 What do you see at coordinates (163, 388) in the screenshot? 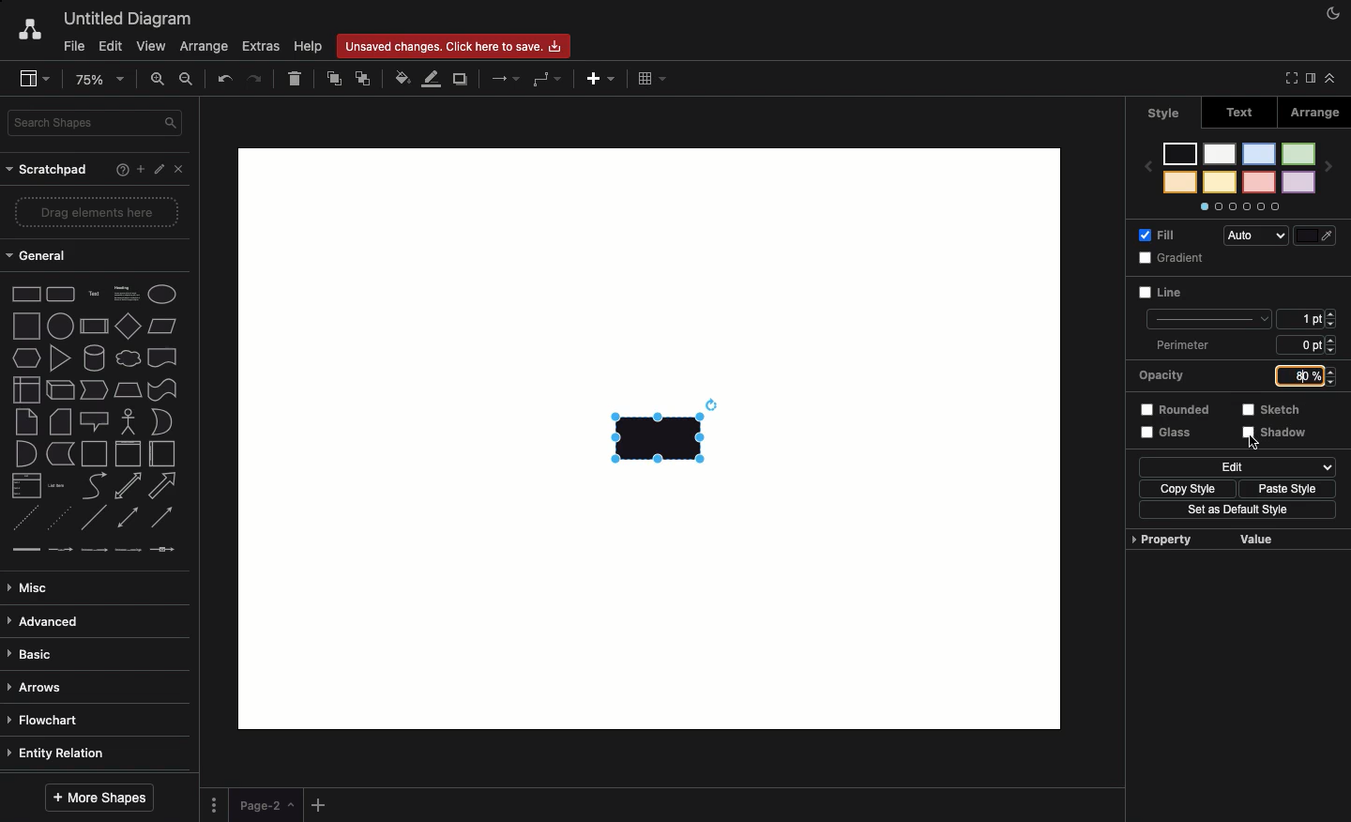
I see `tape` at bounding box center [163, 388].